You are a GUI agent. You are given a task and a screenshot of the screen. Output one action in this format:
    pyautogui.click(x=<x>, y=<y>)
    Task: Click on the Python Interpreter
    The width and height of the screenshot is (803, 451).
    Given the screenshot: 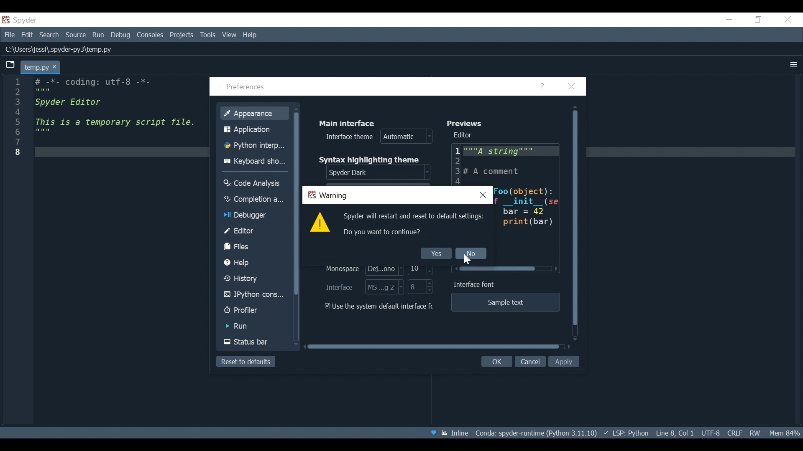 What is the action you would take?
    pyautogui.click(x=256, y=146)
    